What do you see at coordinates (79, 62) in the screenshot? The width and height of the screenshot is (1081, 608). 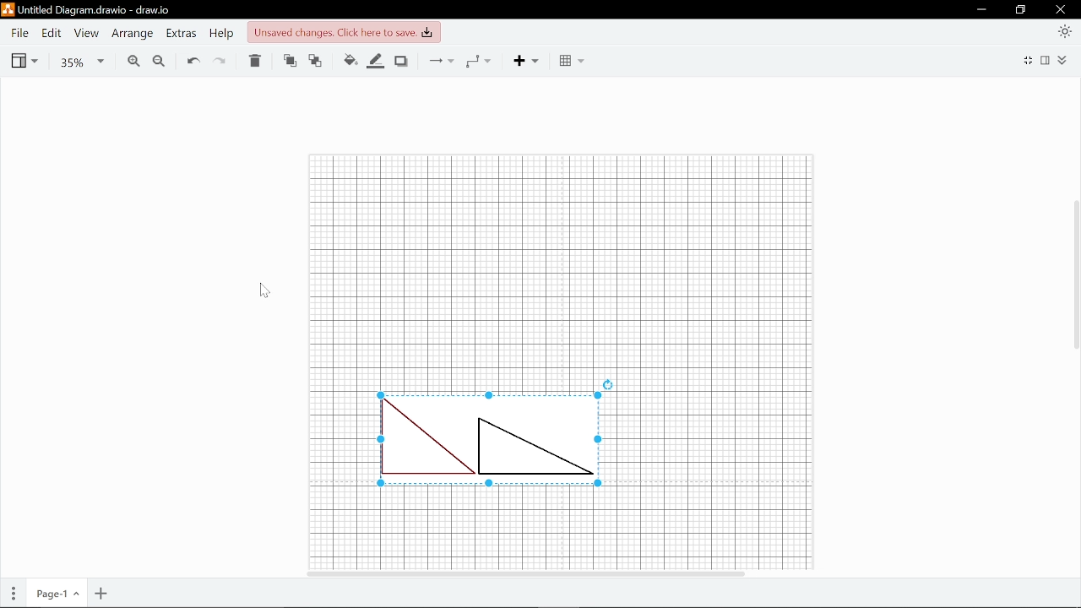 I see `Zoom` at bounding box center [79, 62].